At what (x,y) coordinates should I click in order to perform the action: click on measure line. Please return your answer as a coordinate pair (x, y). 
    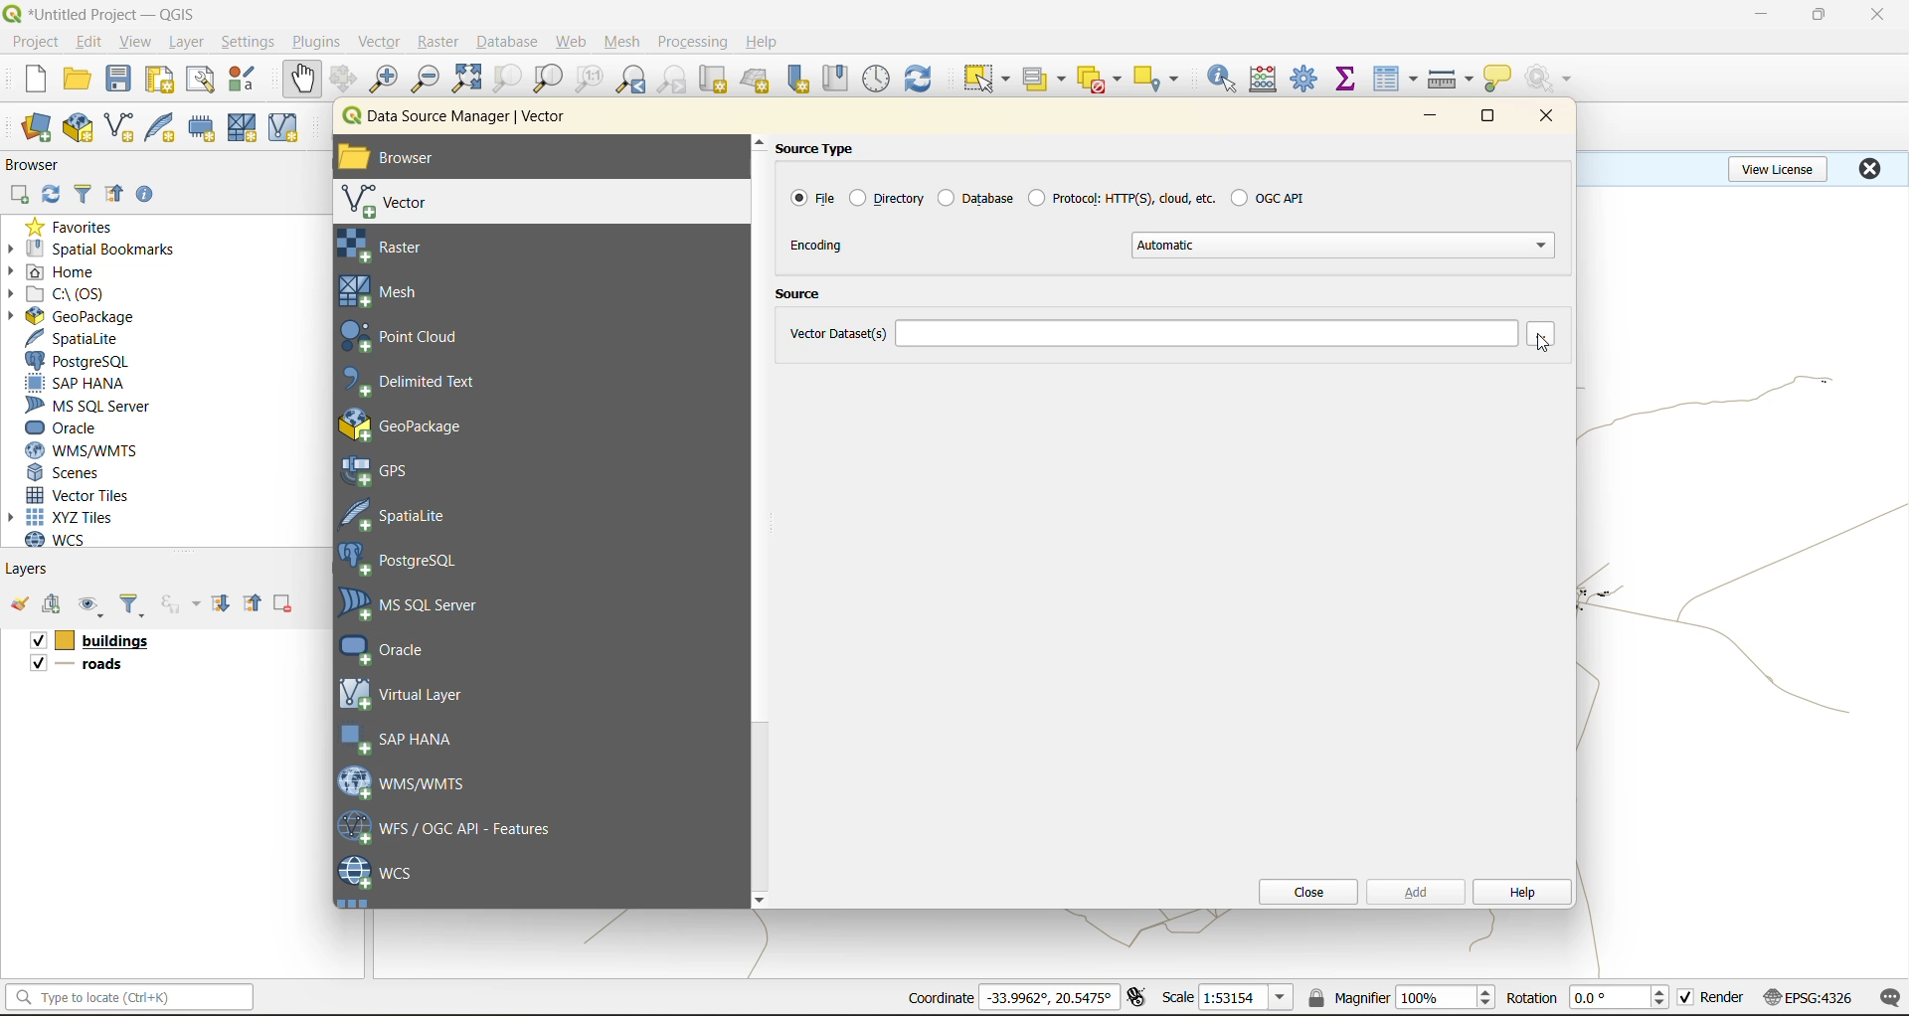
    Looking at the image, I should click on (1454, 80).